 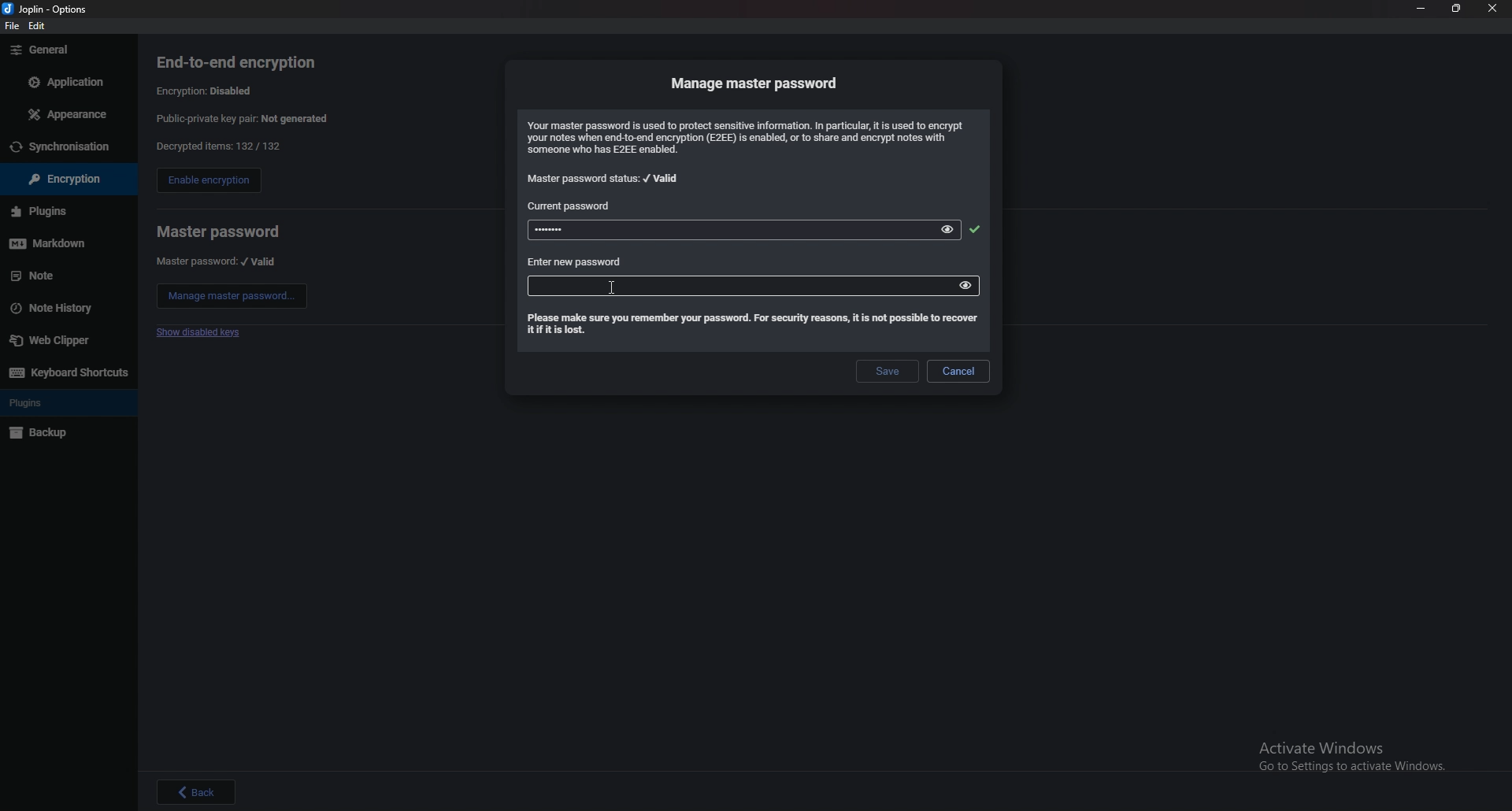 What do you see at coordinates (254, 118) in the screenshot?
I see `public private key pair` at bounding box center [254, 118].